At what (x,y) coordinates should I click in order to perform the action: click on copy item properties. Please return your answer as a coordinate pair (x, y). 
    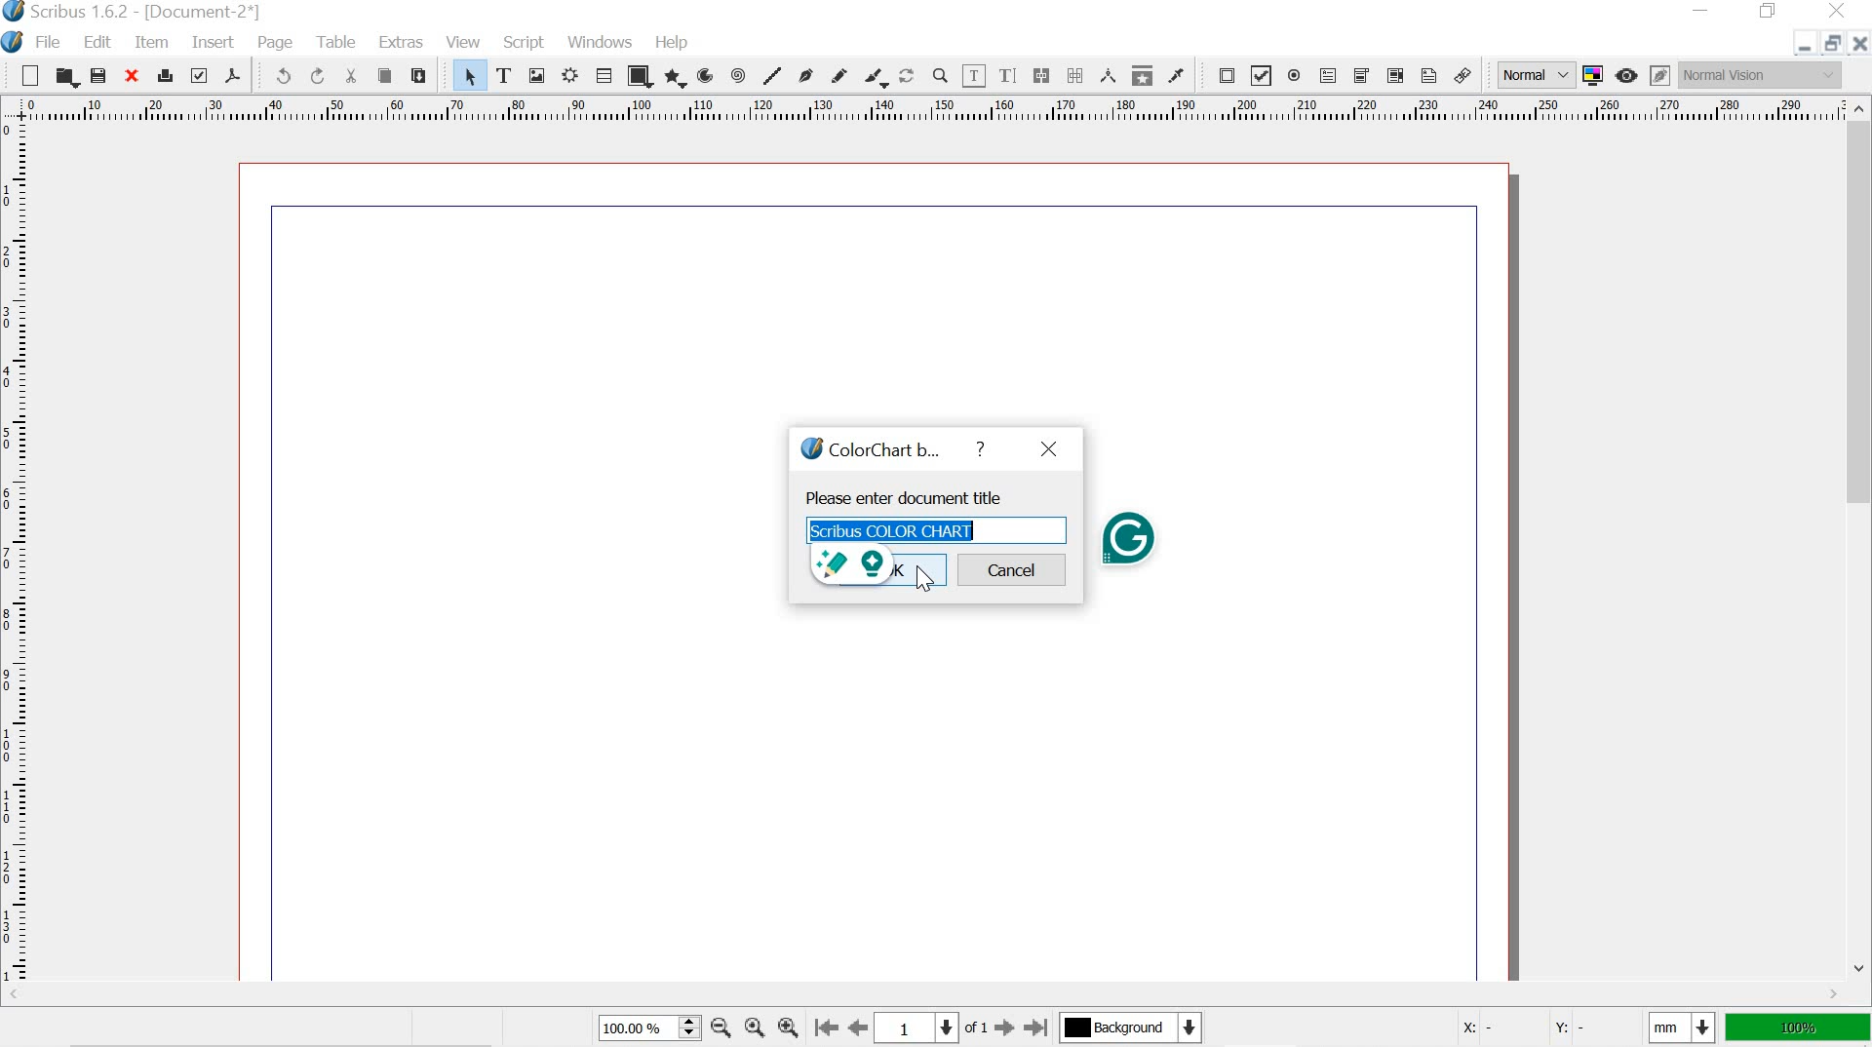
    Looking at the image, I should click on (1143, 77).